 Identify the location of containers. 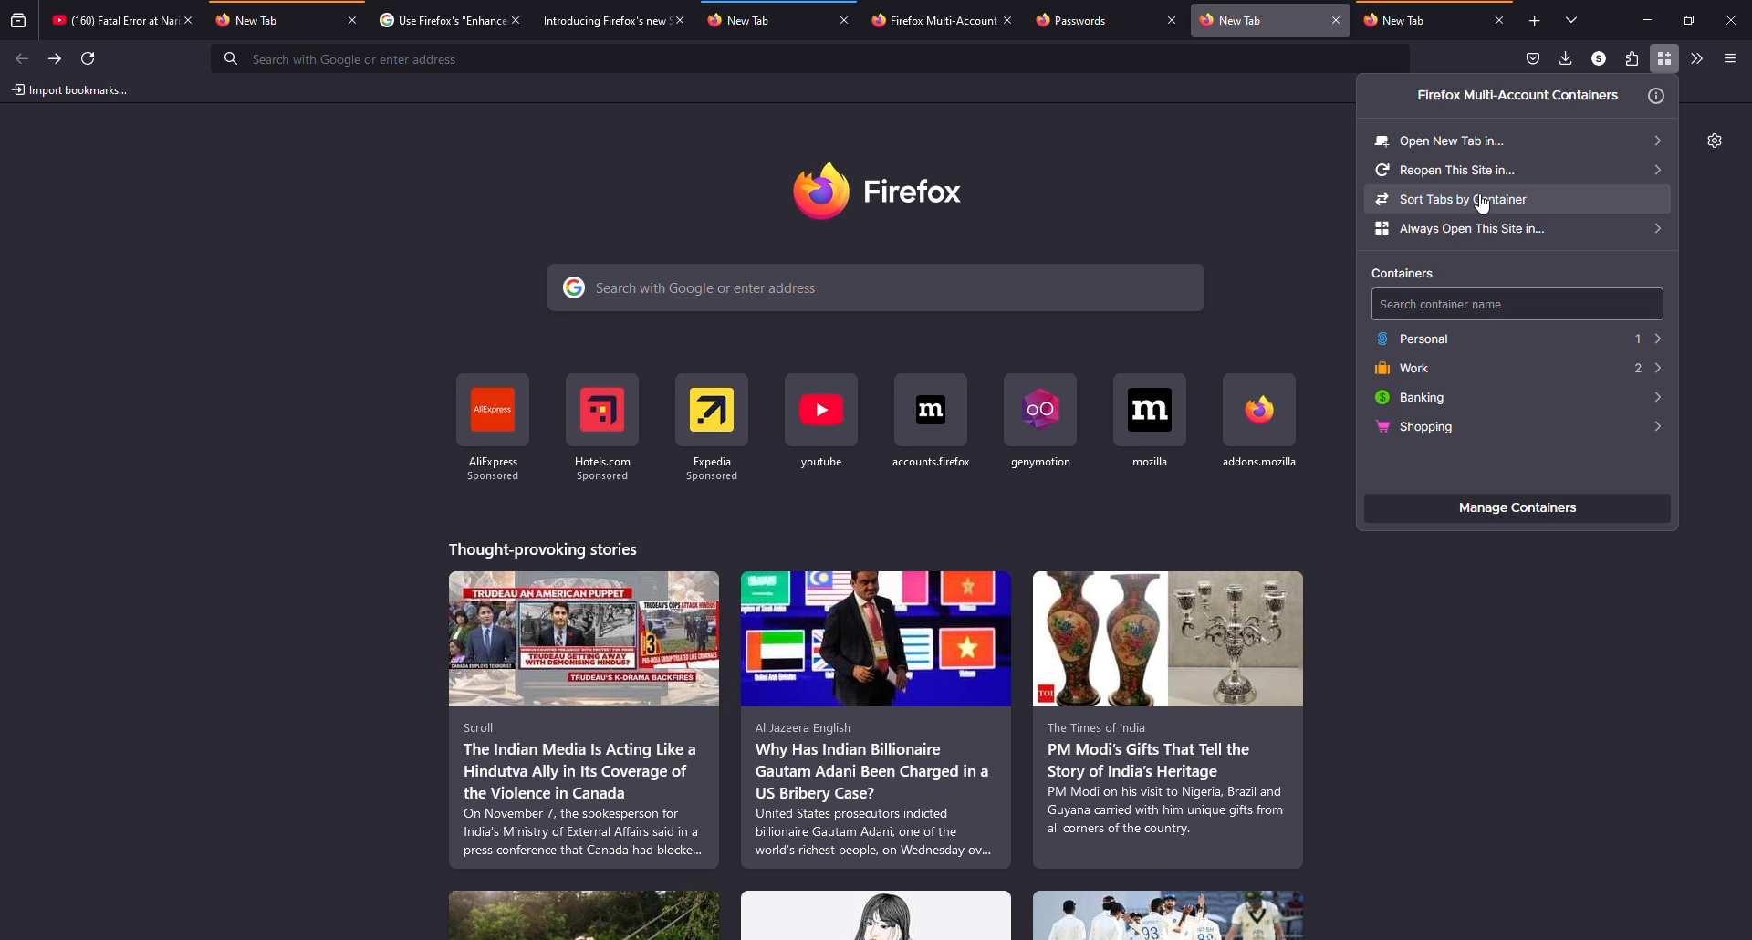
(1505, 96).